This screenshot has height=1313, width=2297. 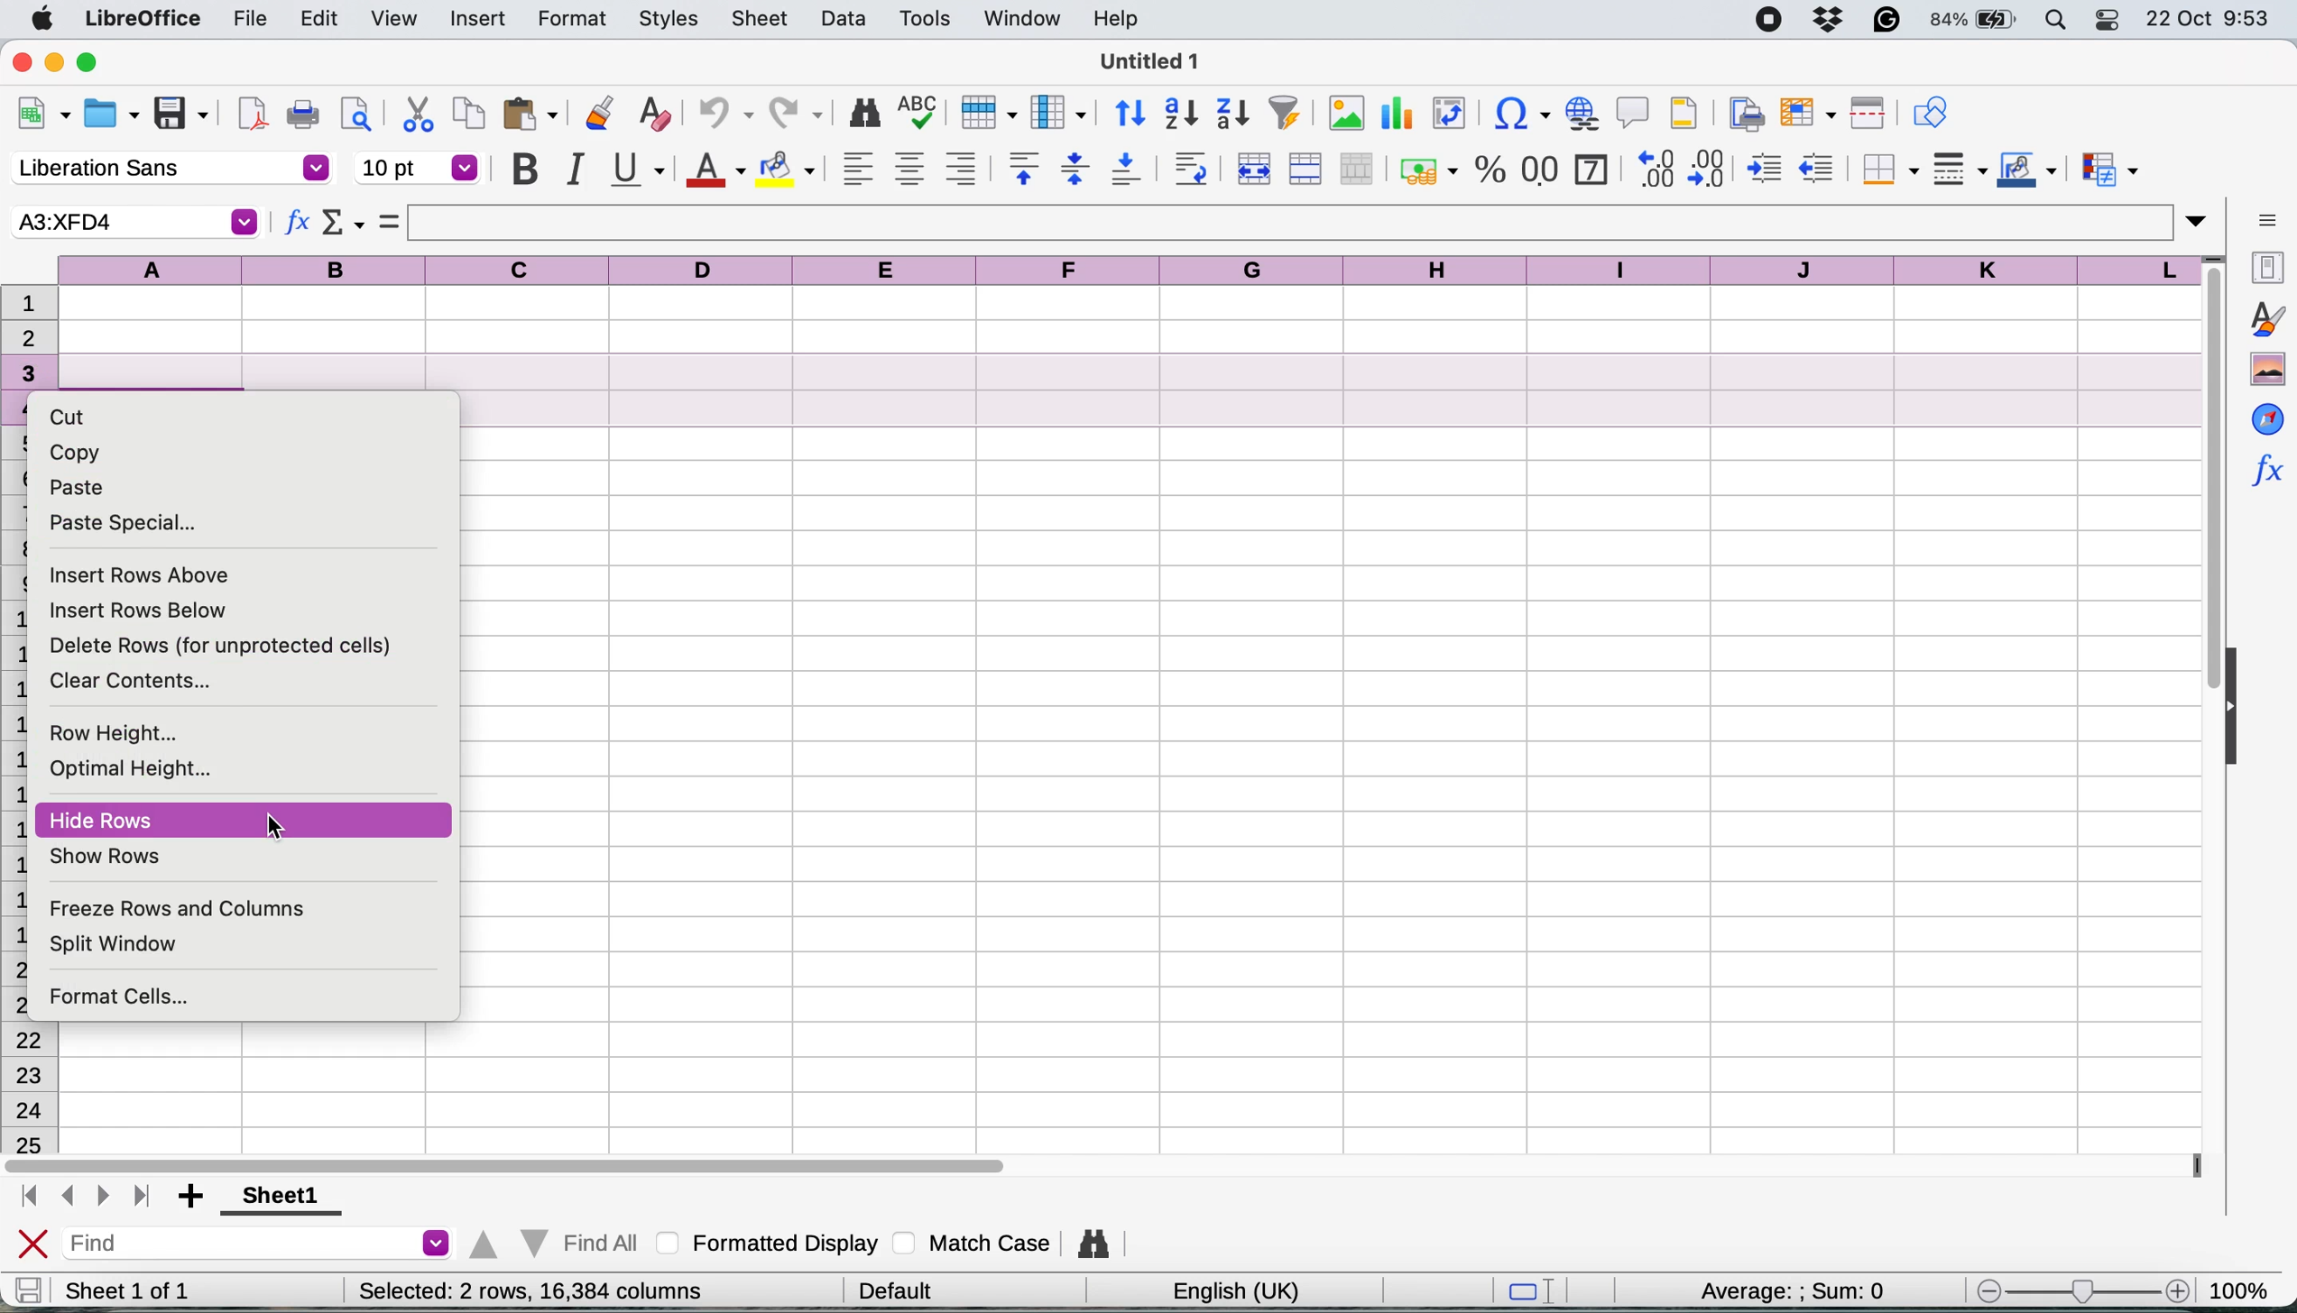 What do you see at coordinates (28, 1290) in the screenshot?
I see `save` at bounding box center [28, 1290].